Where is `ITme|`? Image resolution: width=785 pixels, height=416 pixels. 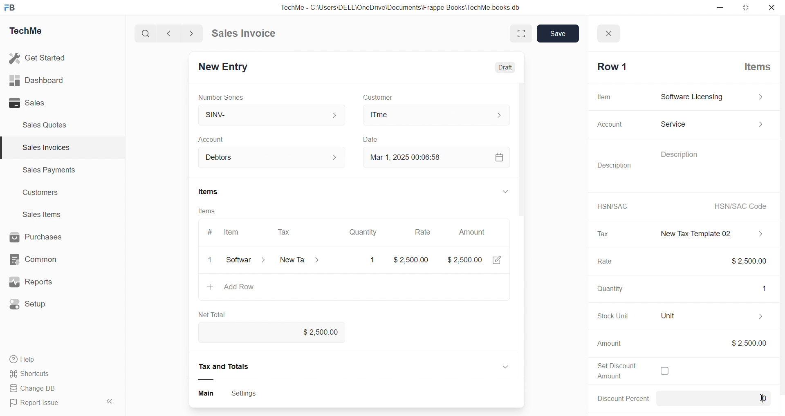
ITme| is located at coordinates (437, 115).